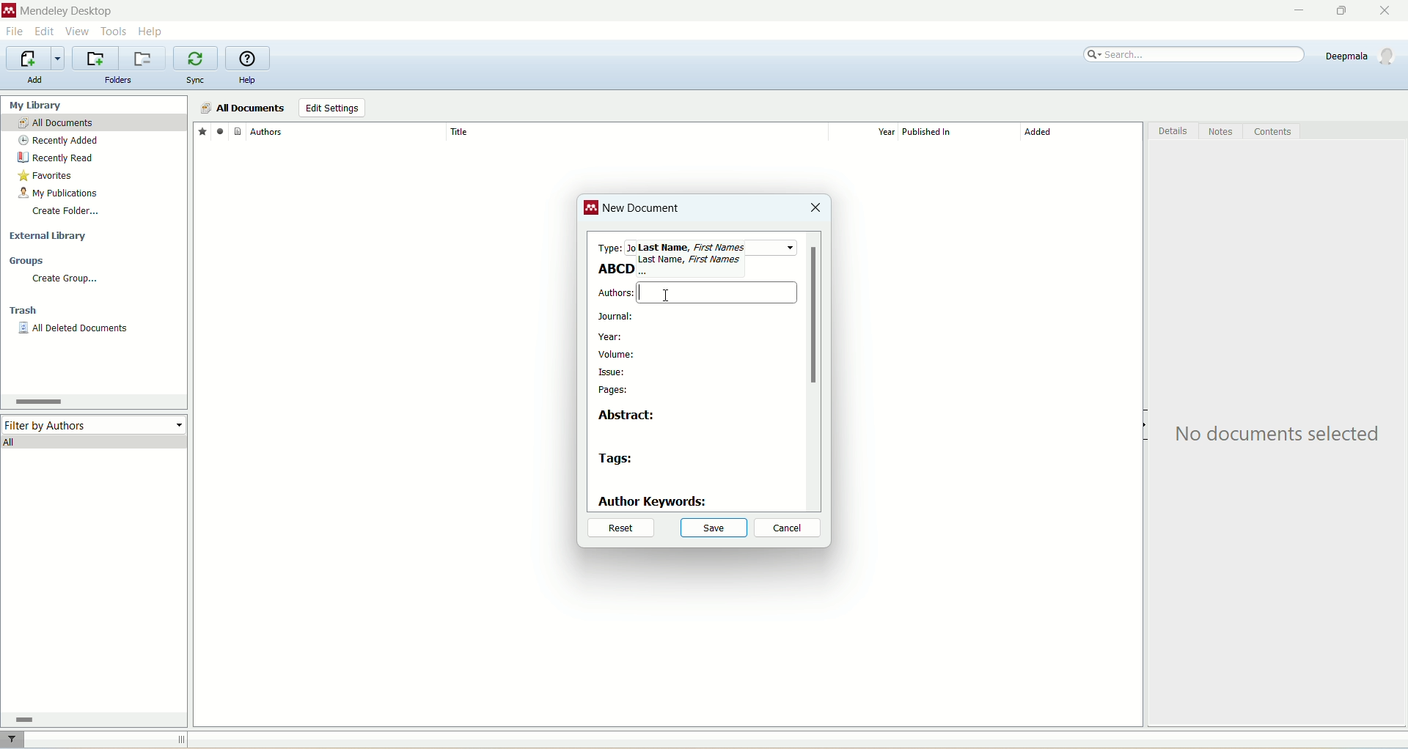 The height and width of the screenshot is (749, 1408). What do you see at coordinates (59, 141) in the screenshot?
I see `recently added` at bounding box center [59, 141].